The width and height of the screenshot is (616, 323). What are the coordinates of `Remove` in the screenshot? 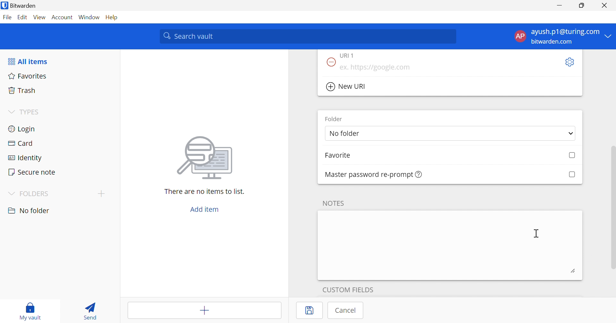 It's located at (330, 62).